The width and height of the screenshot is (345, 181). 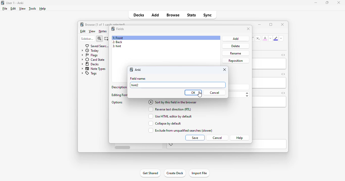 What do you see at coordinates (119, 87) in the screenshot?
I see `description` at bounding box center [119, 87].